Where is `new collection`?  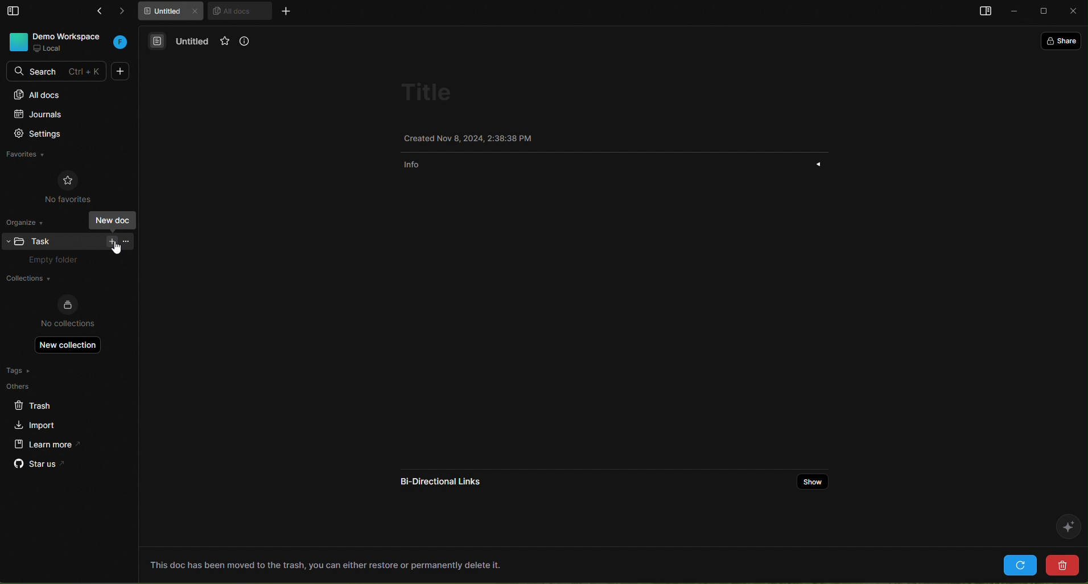
new collection is located at coordinates (68, 344).